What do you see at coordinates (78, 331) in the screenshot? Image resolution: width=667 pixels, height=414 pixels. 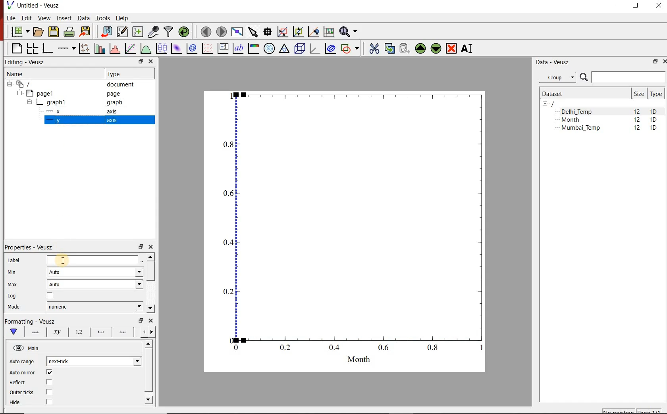 I see `Tick labels` at bounding box center [78, 331].